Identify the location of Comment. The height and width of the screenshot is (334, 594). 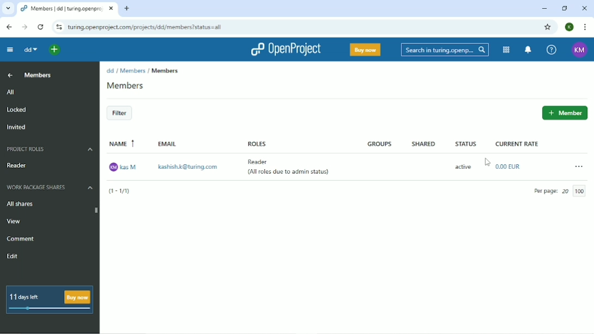
(21, 239).